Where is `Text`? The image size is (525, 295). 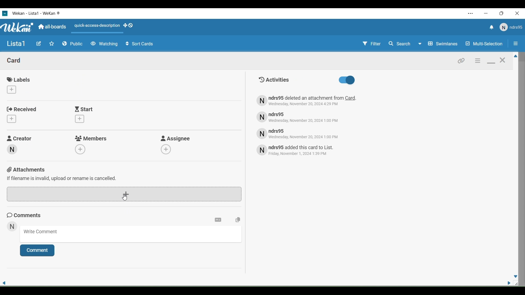 Text is located at coordinates (301, 151).